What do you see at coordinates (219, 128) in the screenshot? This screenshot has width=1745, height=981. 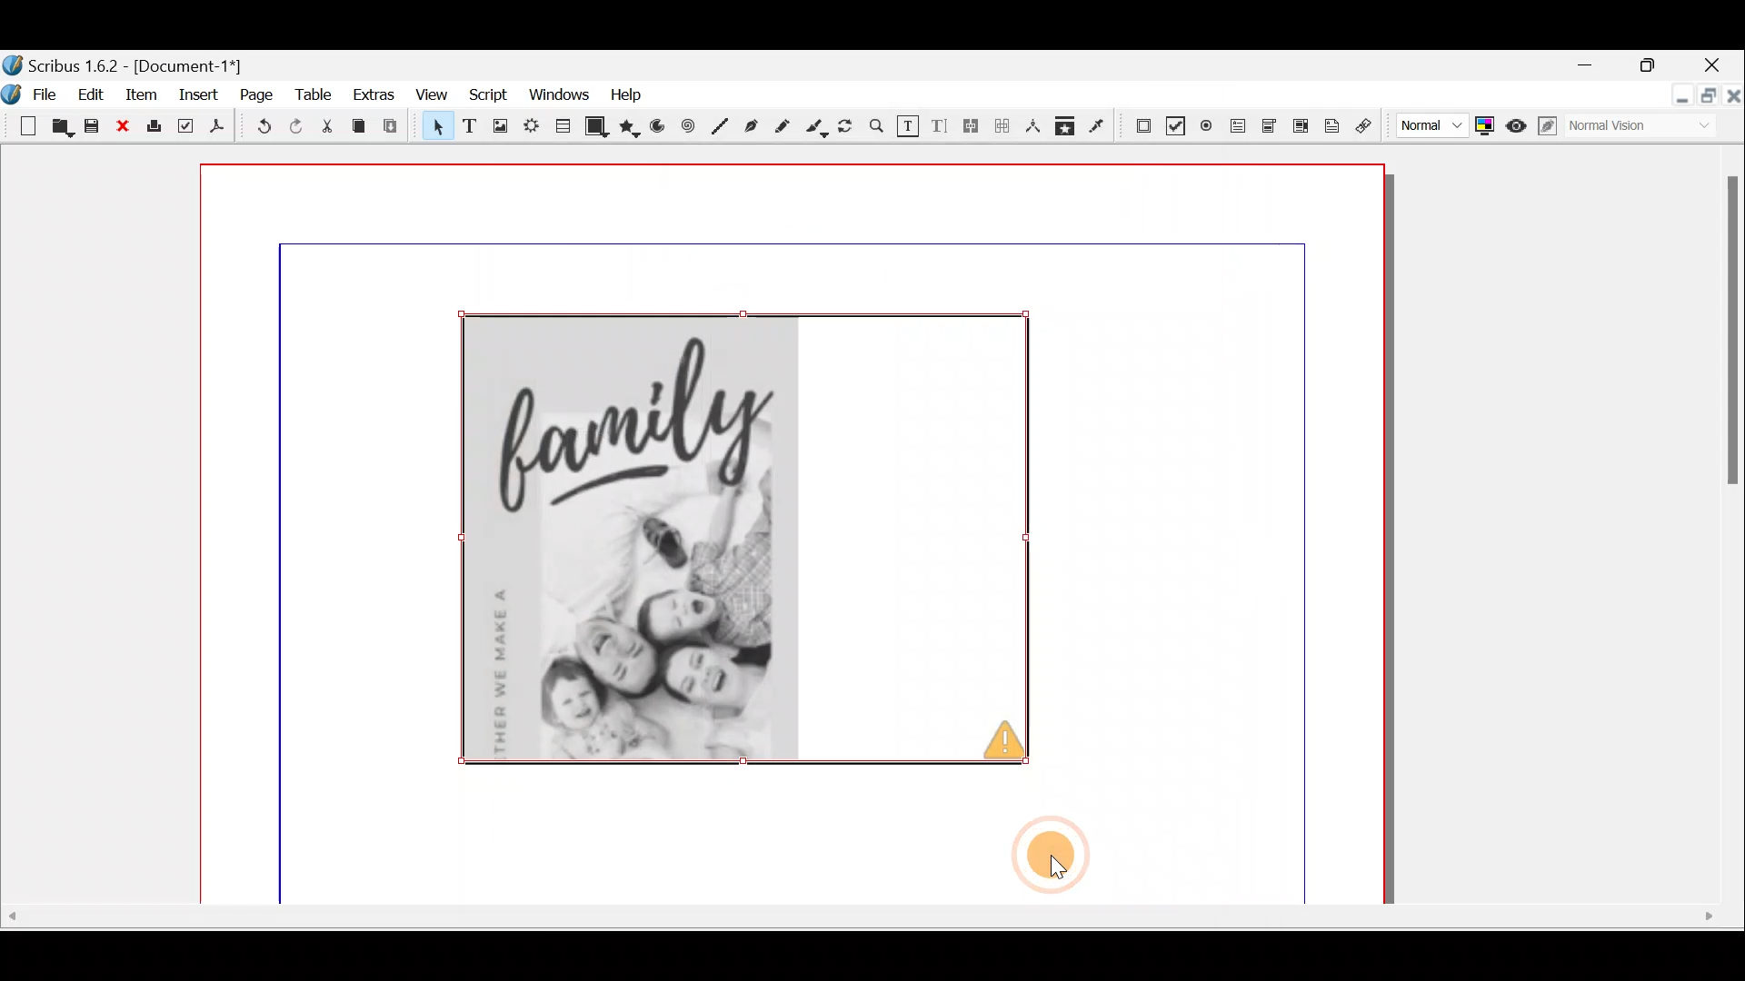 I see `Save as PDF` at bounding box center [219, 128].